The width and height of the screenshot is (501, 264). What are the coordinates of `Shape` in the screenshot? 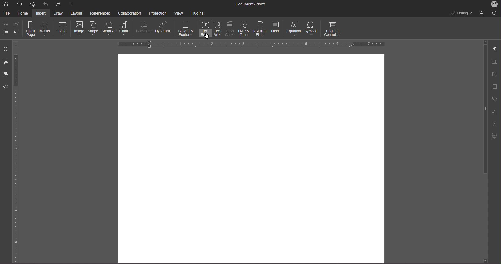 It's located at (94, 30).